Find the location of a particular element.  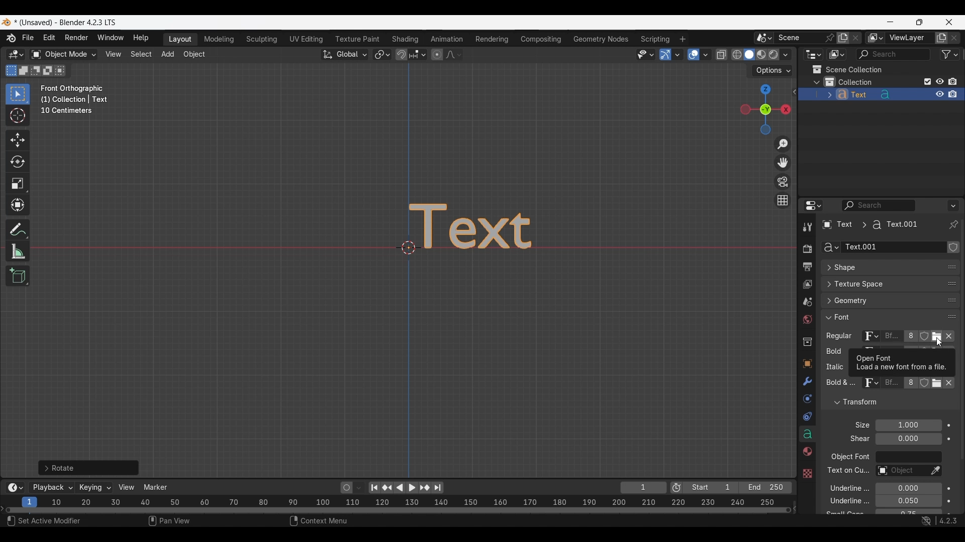

Transform pivot point is located at coordinates (382, 55).